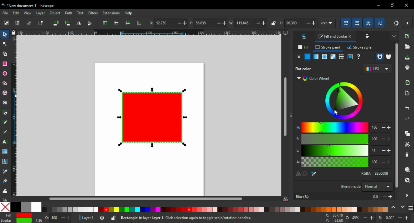 The image size is (414, 223). Describe the element at coordinates (379, 218) in the screenshot. I see `rotation` at that location.